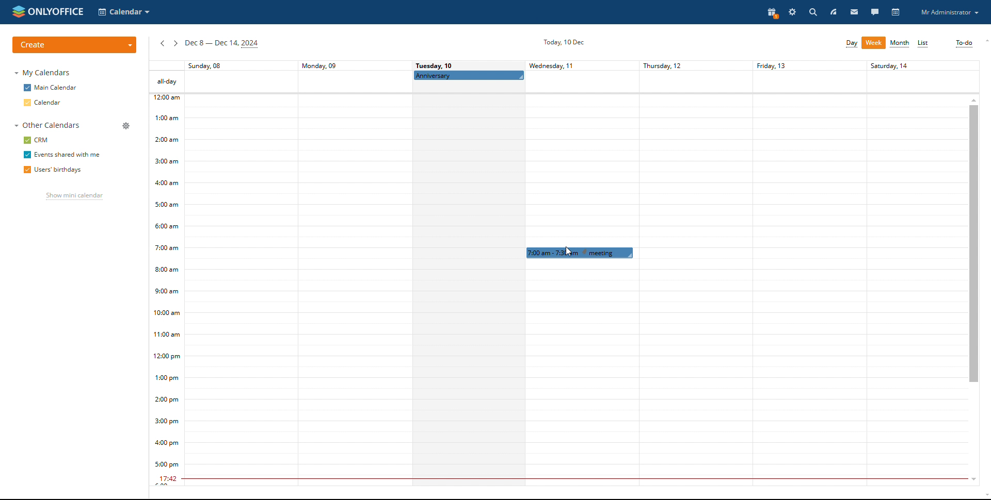 The width and height of the screenshot is (991, 500). I want to click on calendar, so click(44, 102).